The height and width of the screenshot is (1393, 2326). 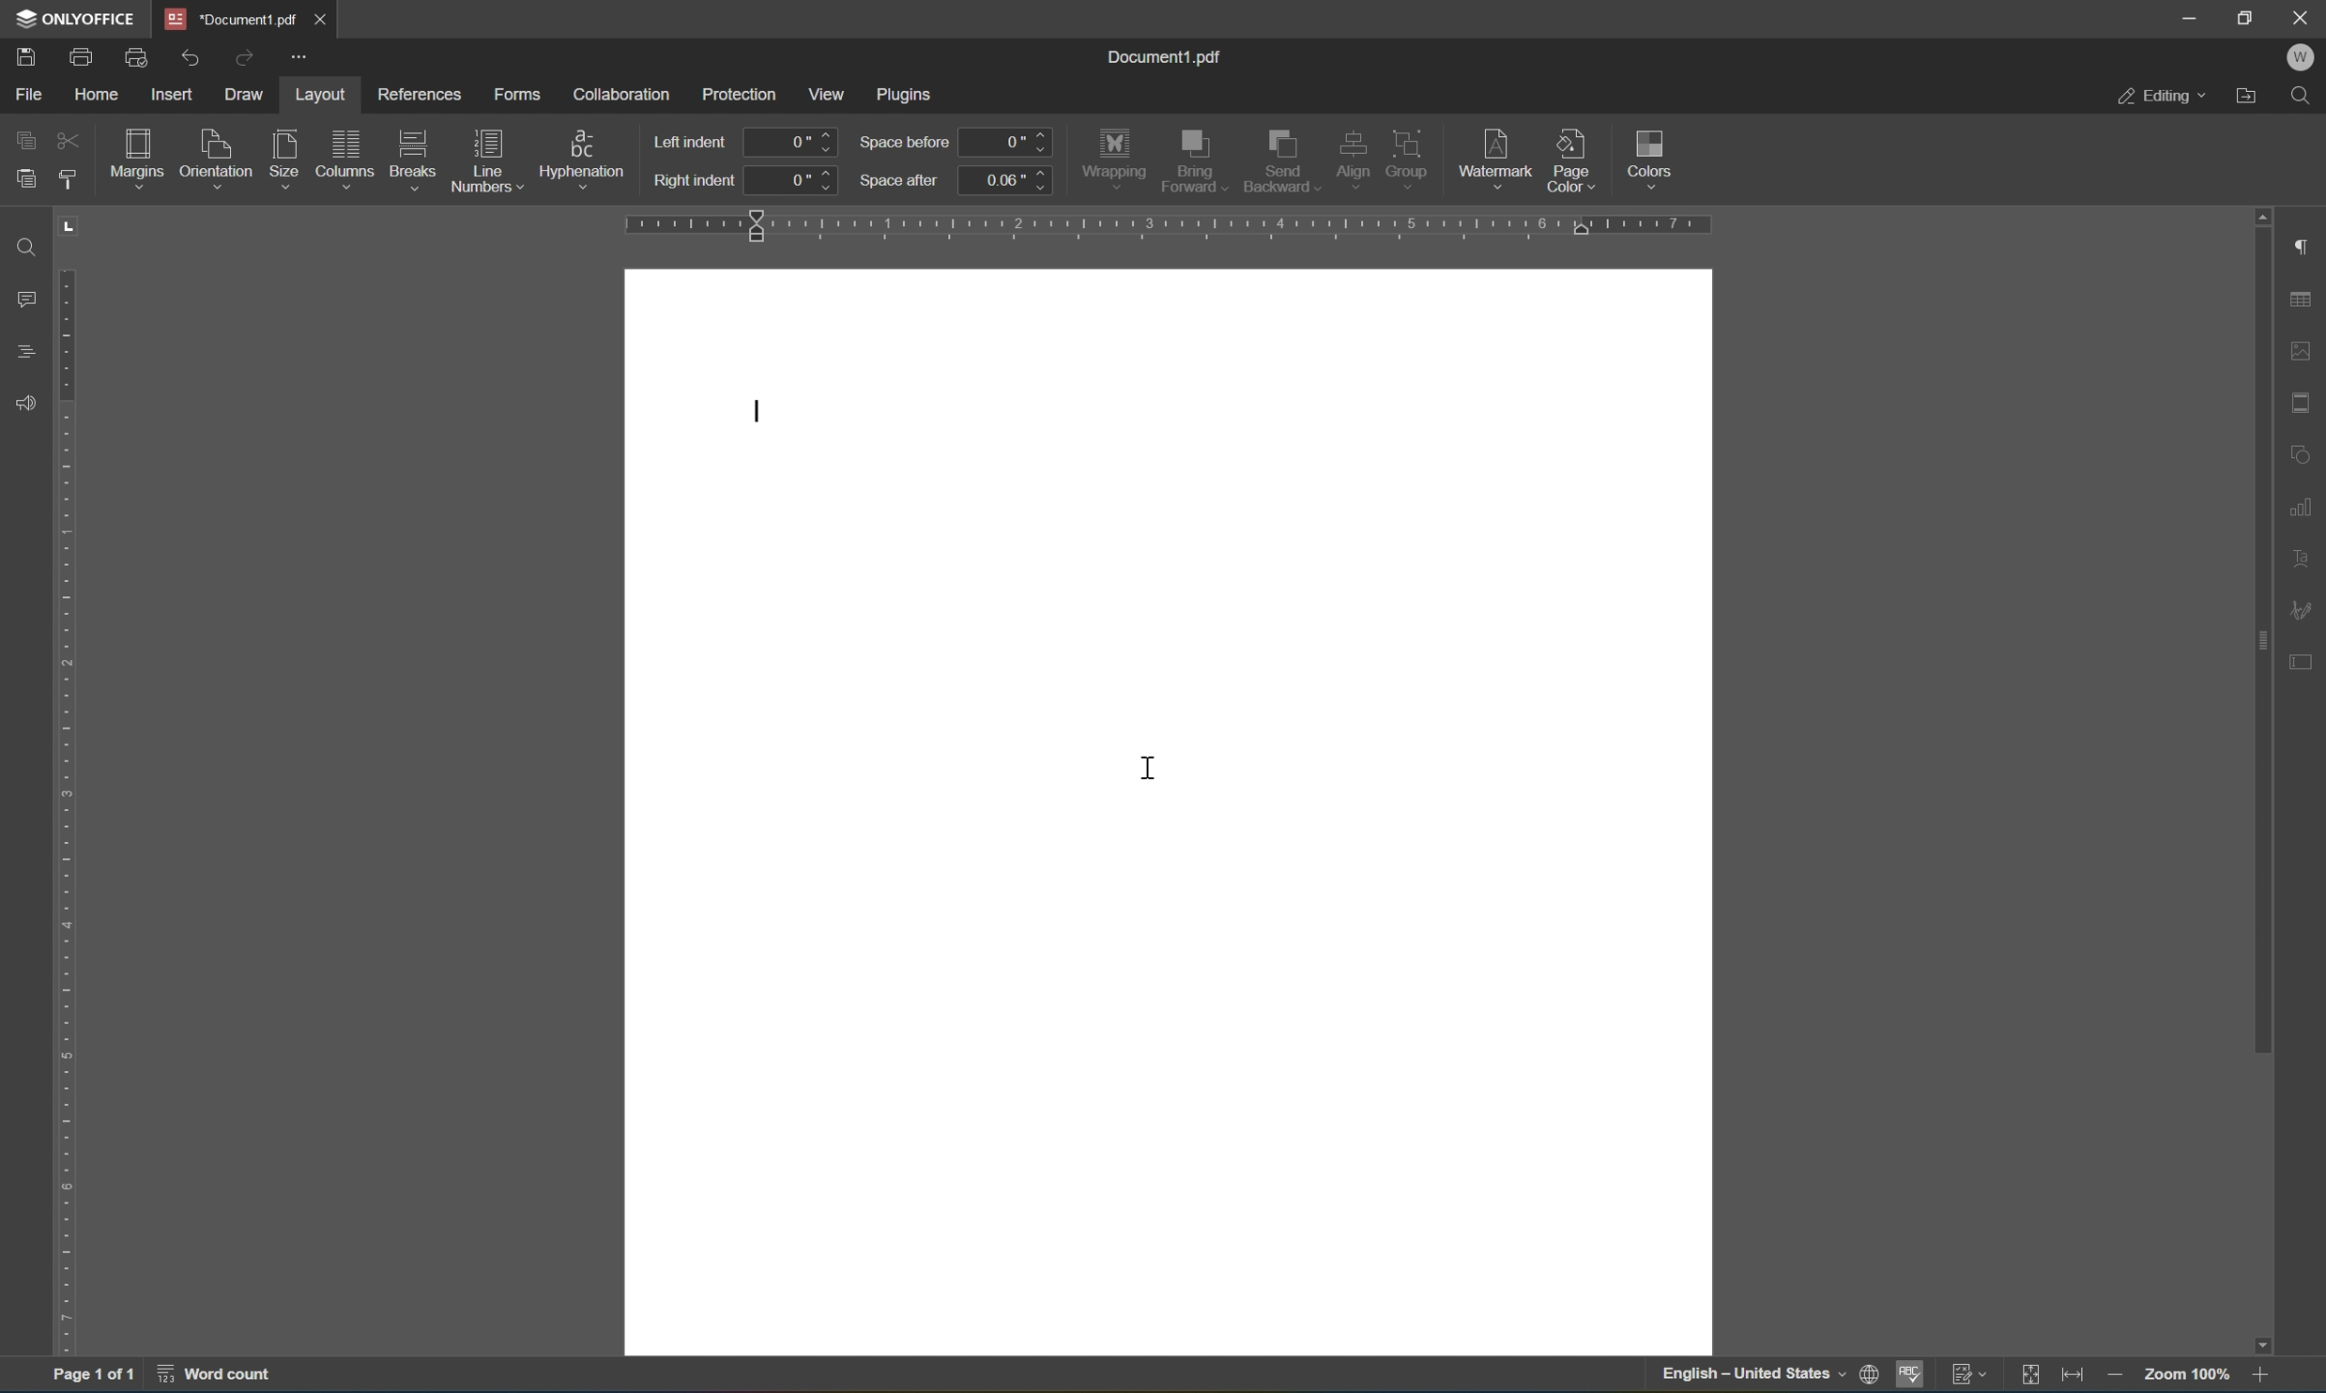 I want to click on size with active cursor, so click(x=283, y=155).